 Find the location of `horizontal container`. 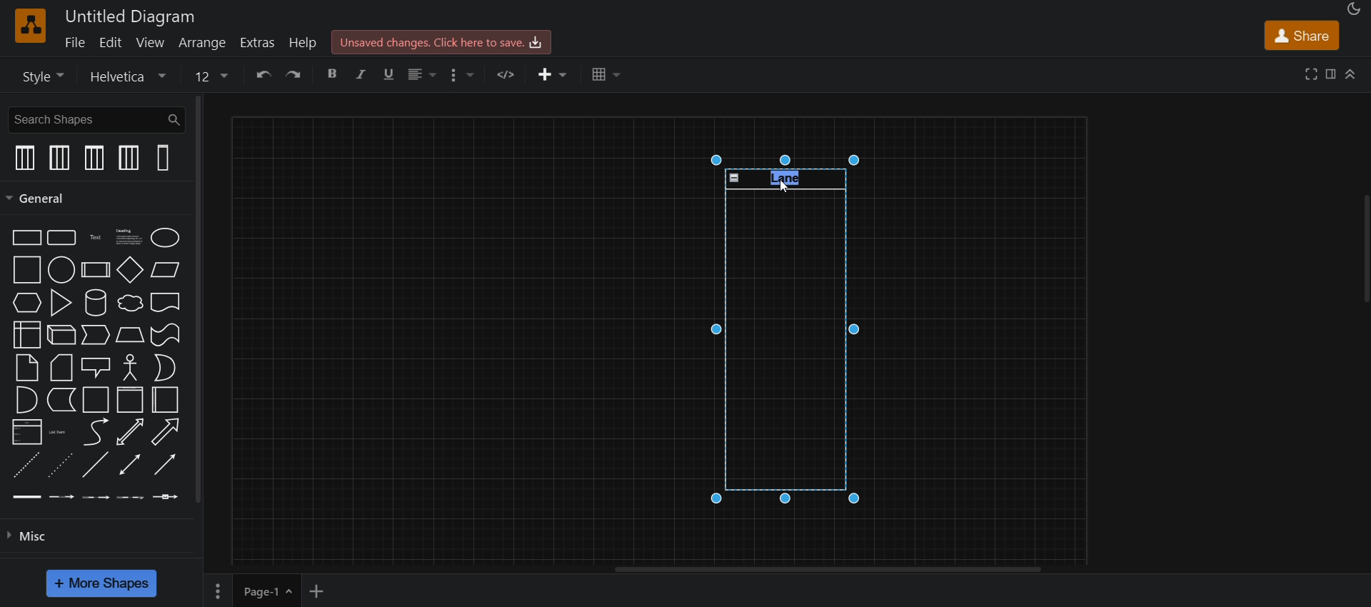

horizontal container is located at coordinates (127, 400).